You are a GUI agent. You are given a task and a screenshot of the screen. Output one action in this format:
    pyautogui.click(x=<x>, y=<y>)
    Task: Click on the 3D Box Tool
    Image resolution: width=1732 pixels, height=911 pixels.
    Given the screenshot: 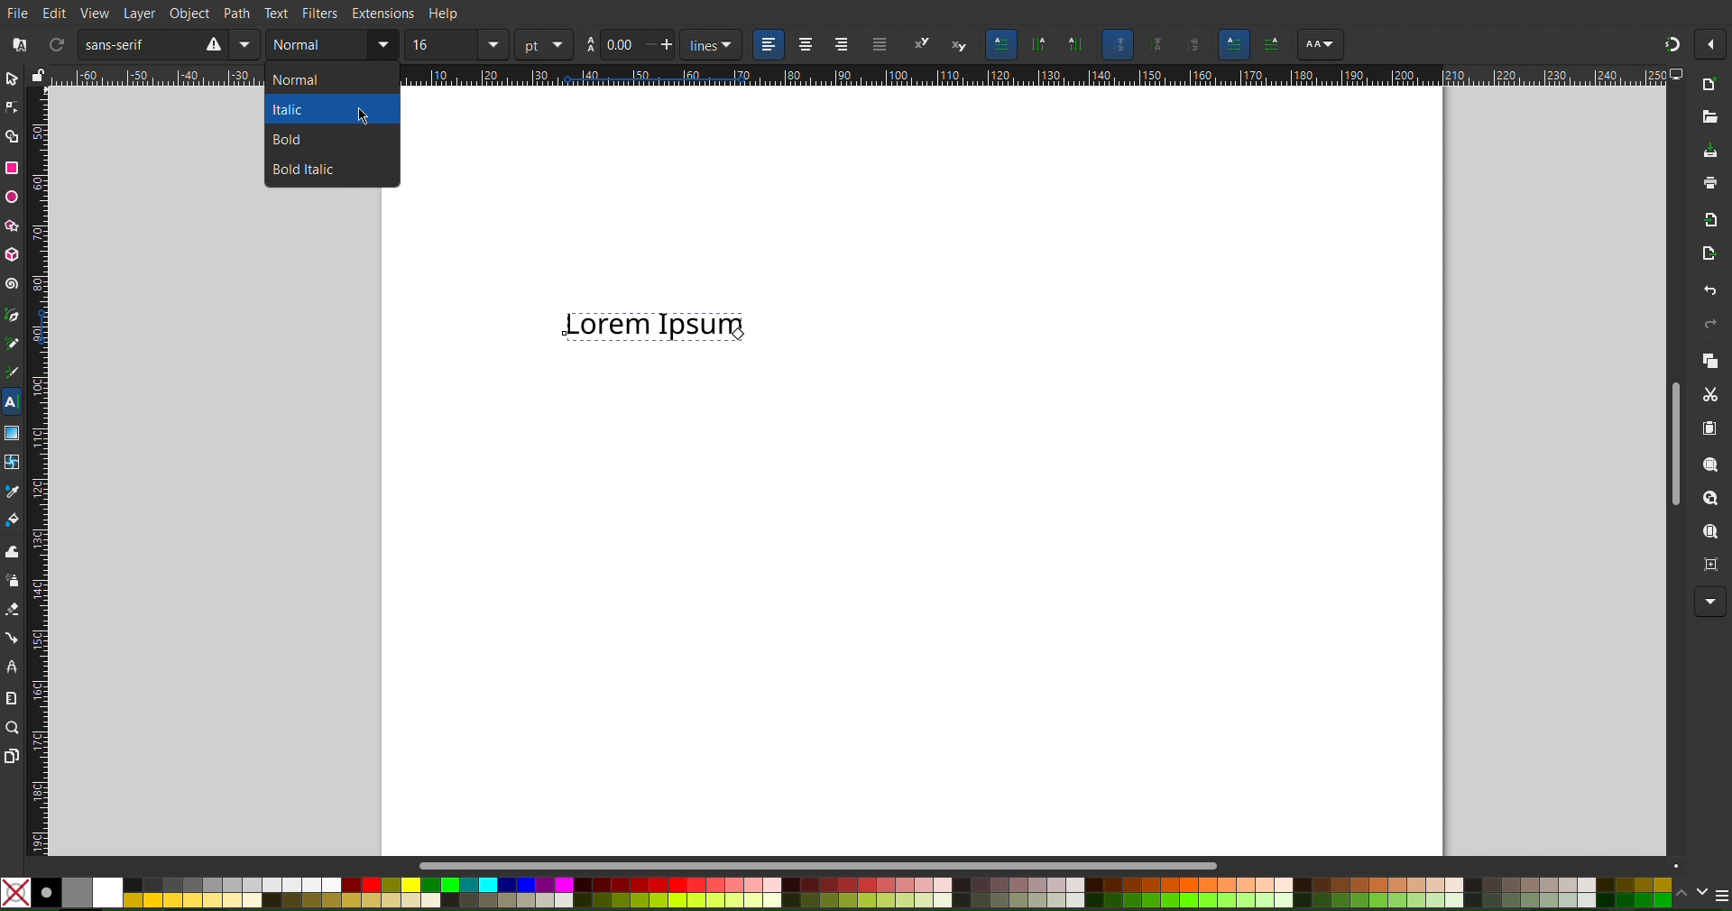 What is the action you would take?
    pyautogui.click(x=12, y=253)
    